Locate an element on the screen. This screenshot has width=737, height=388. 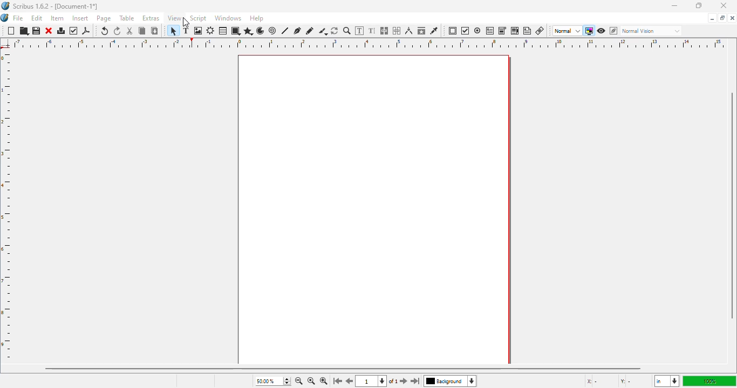
edit in preview mode is located at coordinates (613, 31).